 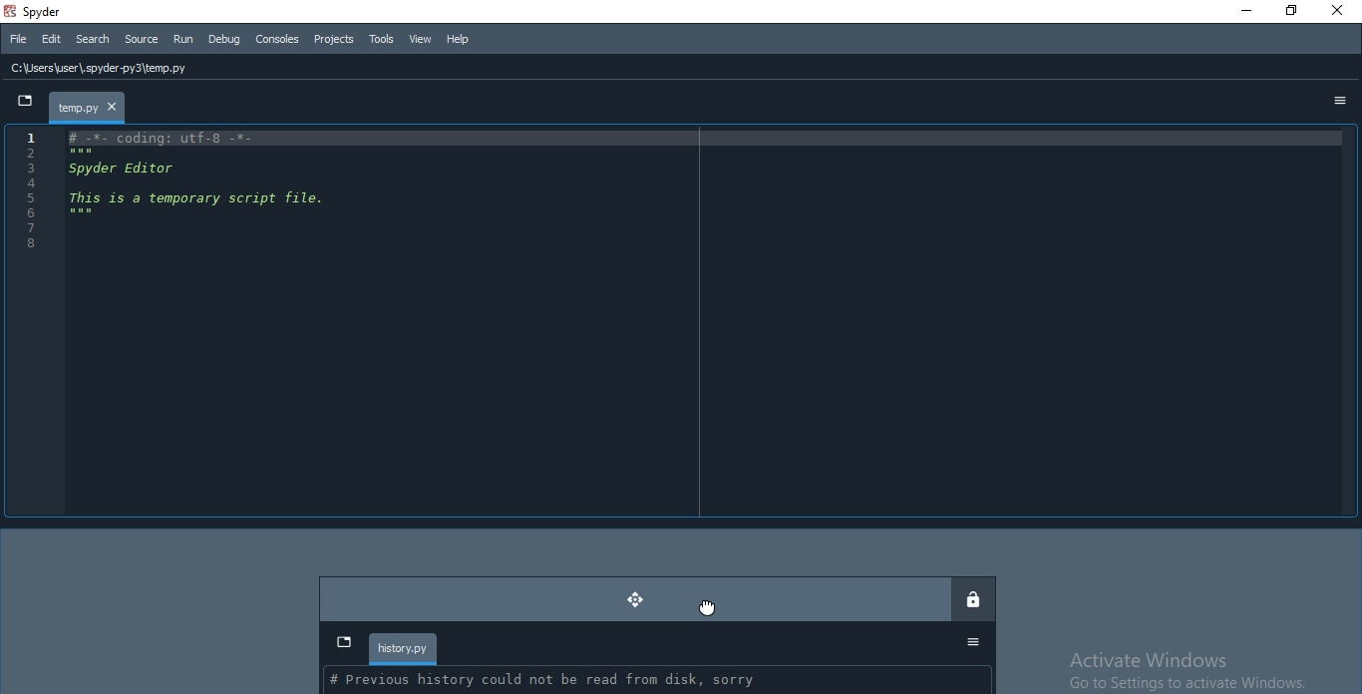 What do you see at coordinates (707, 610) in the screenshot?
I see `cursor` at bounding box center [707, 610].